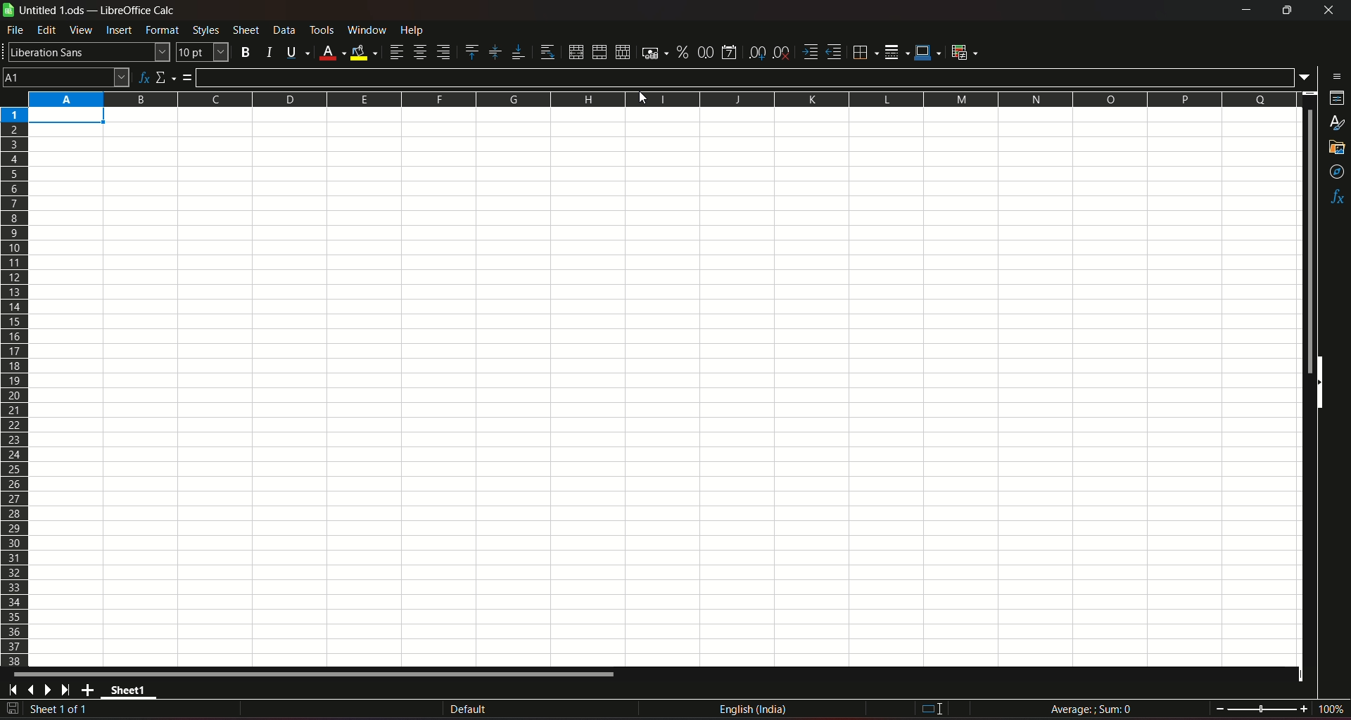 Image resolution: width=1351 pixels, height=720 pixels. Describe the element at coordinates (395, 52) in the screenshot. I see `  align` at that location.